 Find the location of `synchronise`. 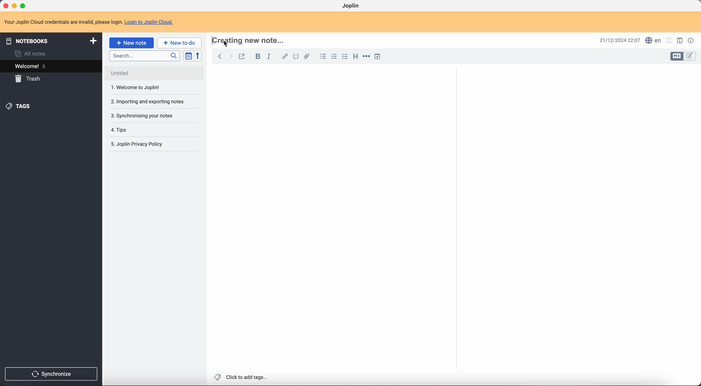

synchronise is located at coordinates (53, 374).